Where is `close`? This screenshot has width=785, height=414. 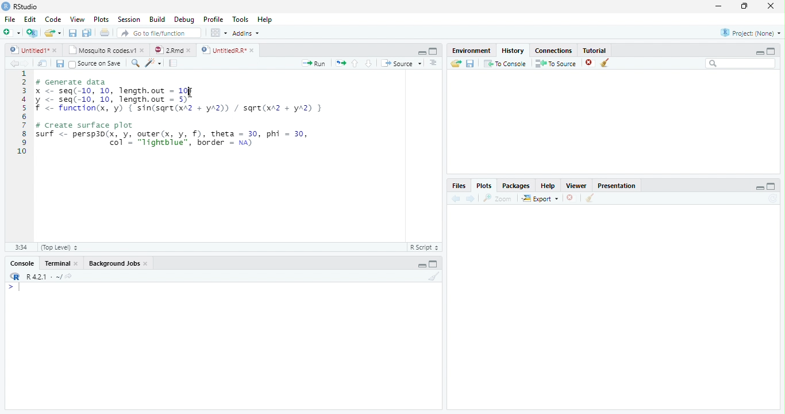 close is located at coordinates (189, 51).